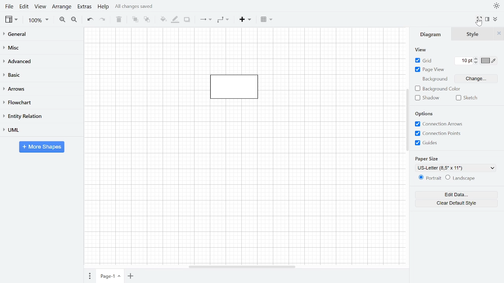 The width and height of the screenshot is (504, 283). Describe the element at coordinates (237, 91) in the screenshot. I see `Current diagram` at that location.